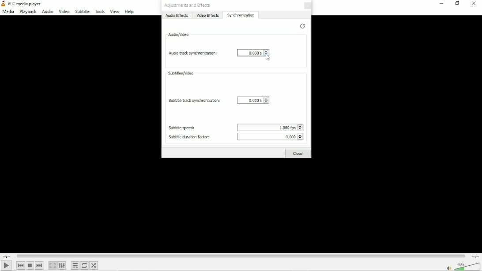  Describe the element at coordinates (8, 256) in the screenshot. I see `Elapsed time` at that location.